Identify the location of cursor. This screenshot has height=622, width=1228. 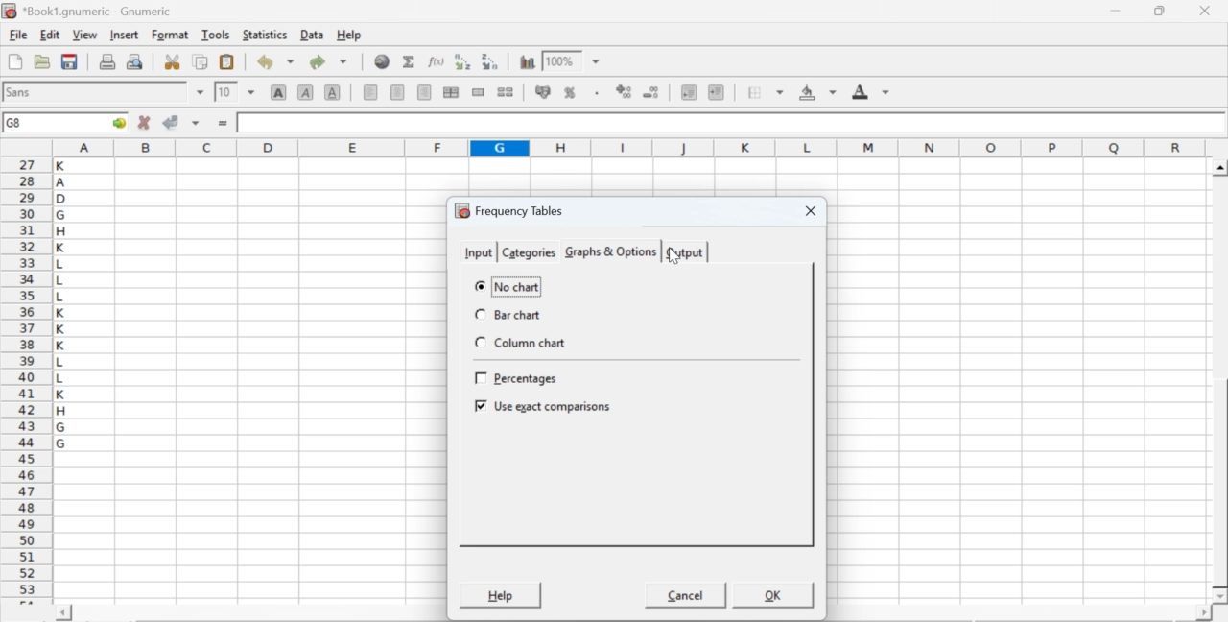
(674, 256).